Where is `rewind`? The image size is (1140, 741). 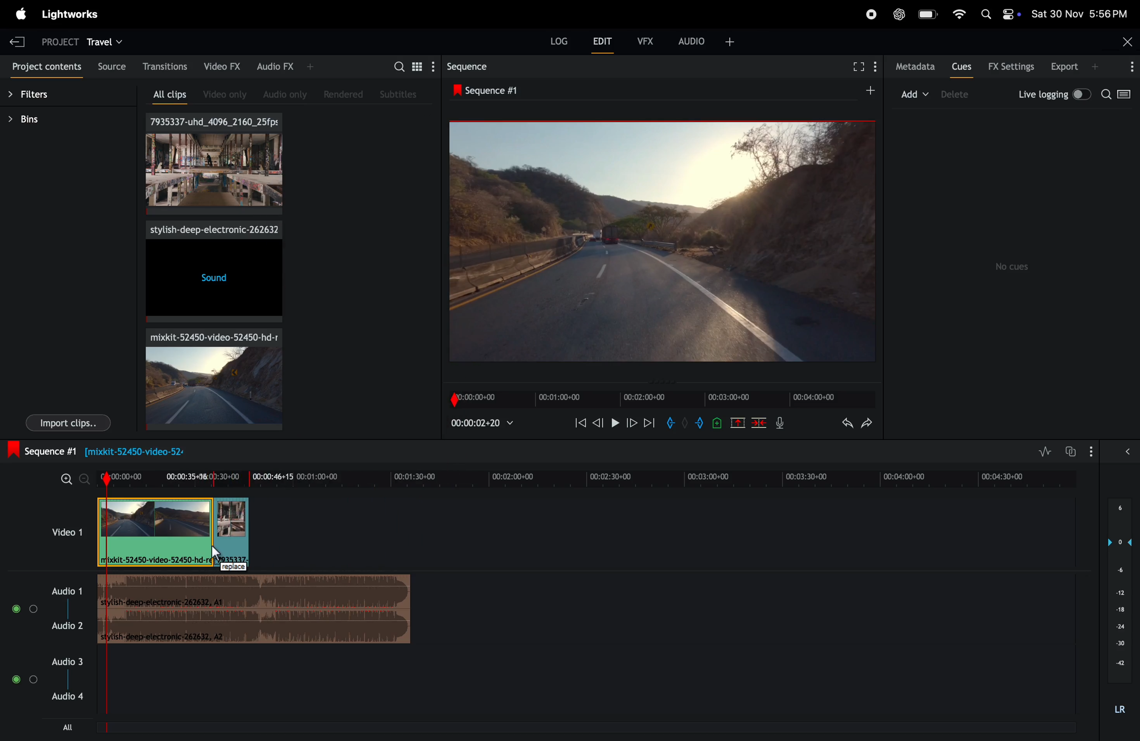 rewind is located at coordinates (579, 422).